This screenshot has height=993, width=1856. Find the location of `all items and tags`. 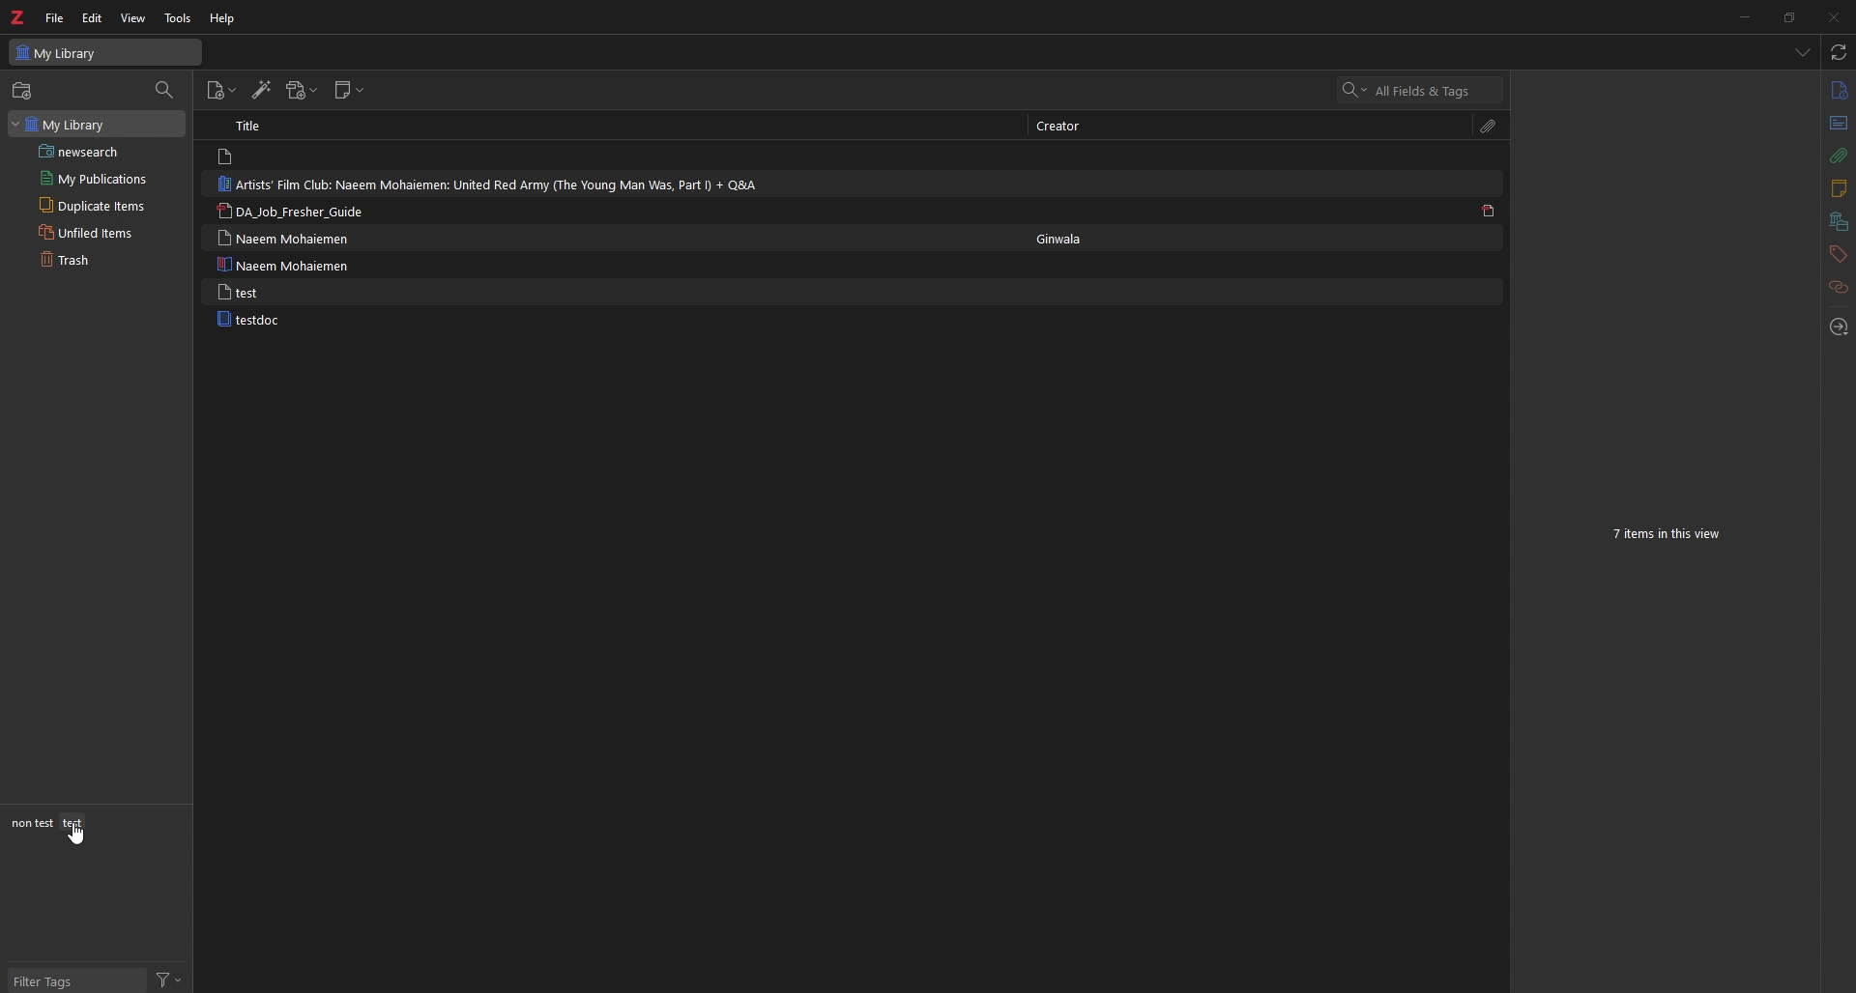

all items and tags is located at coordinates (1421, 90).